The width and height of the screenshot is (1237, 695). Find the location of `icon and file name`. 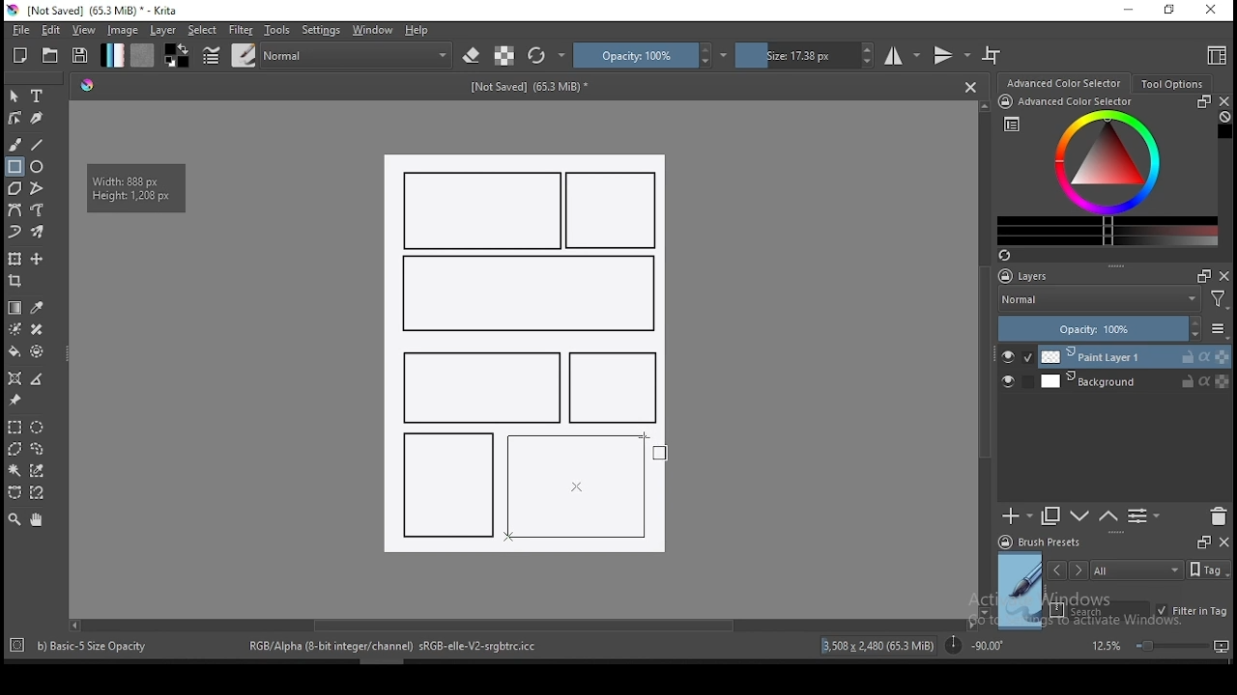

icon and file name is located at coordinates (96, 11).